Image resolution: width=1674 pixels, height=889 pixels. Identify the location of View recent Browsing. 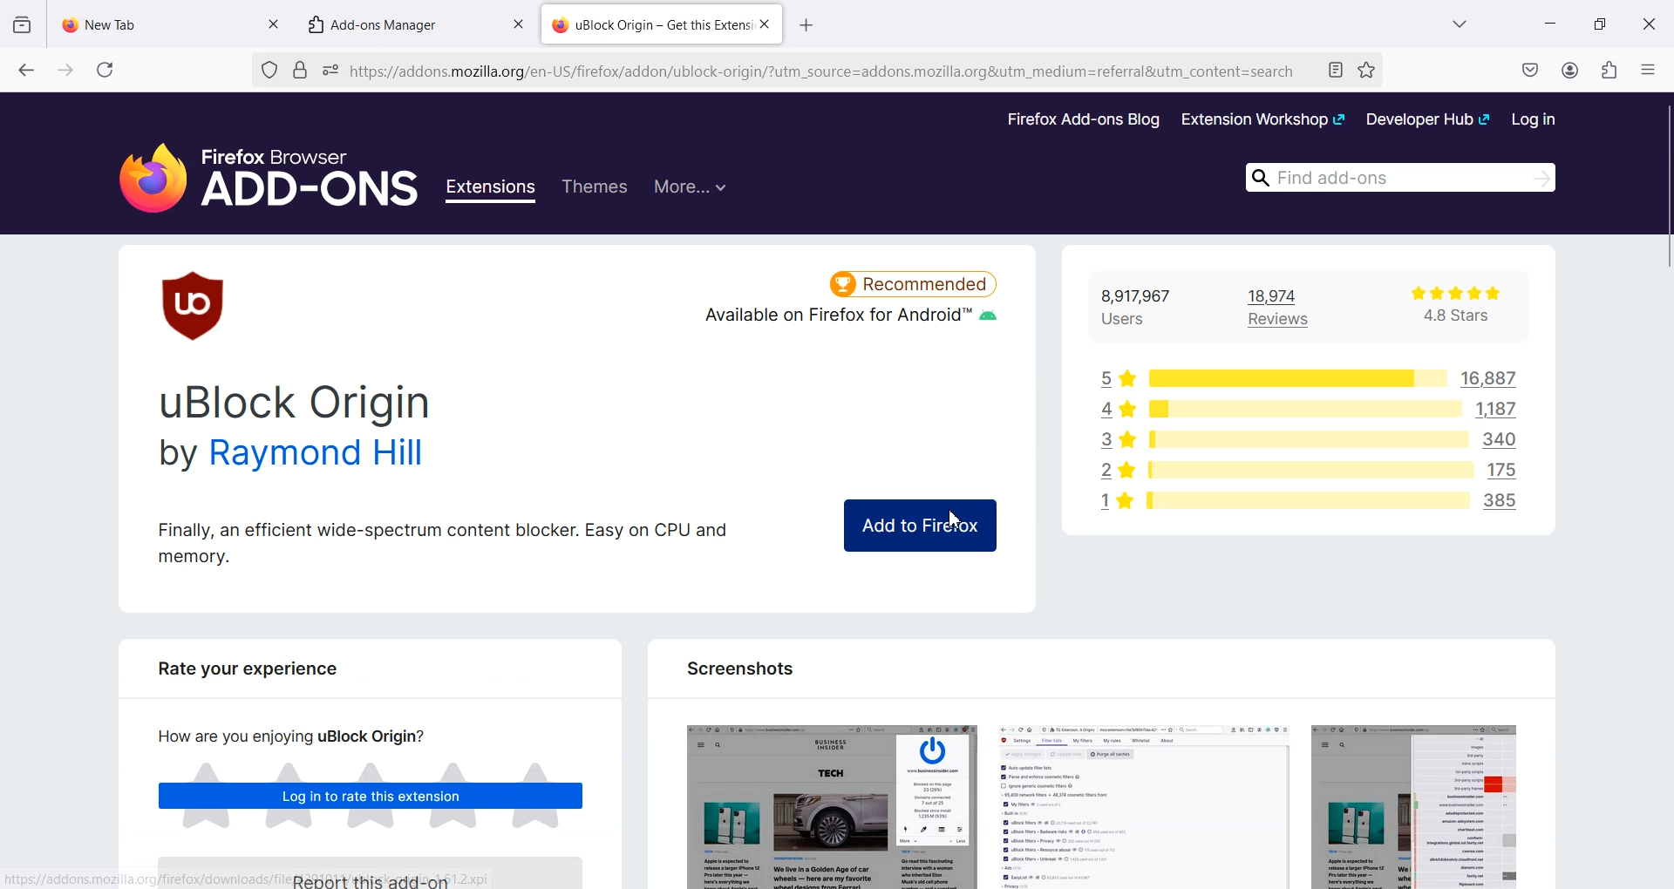
(23, 25).